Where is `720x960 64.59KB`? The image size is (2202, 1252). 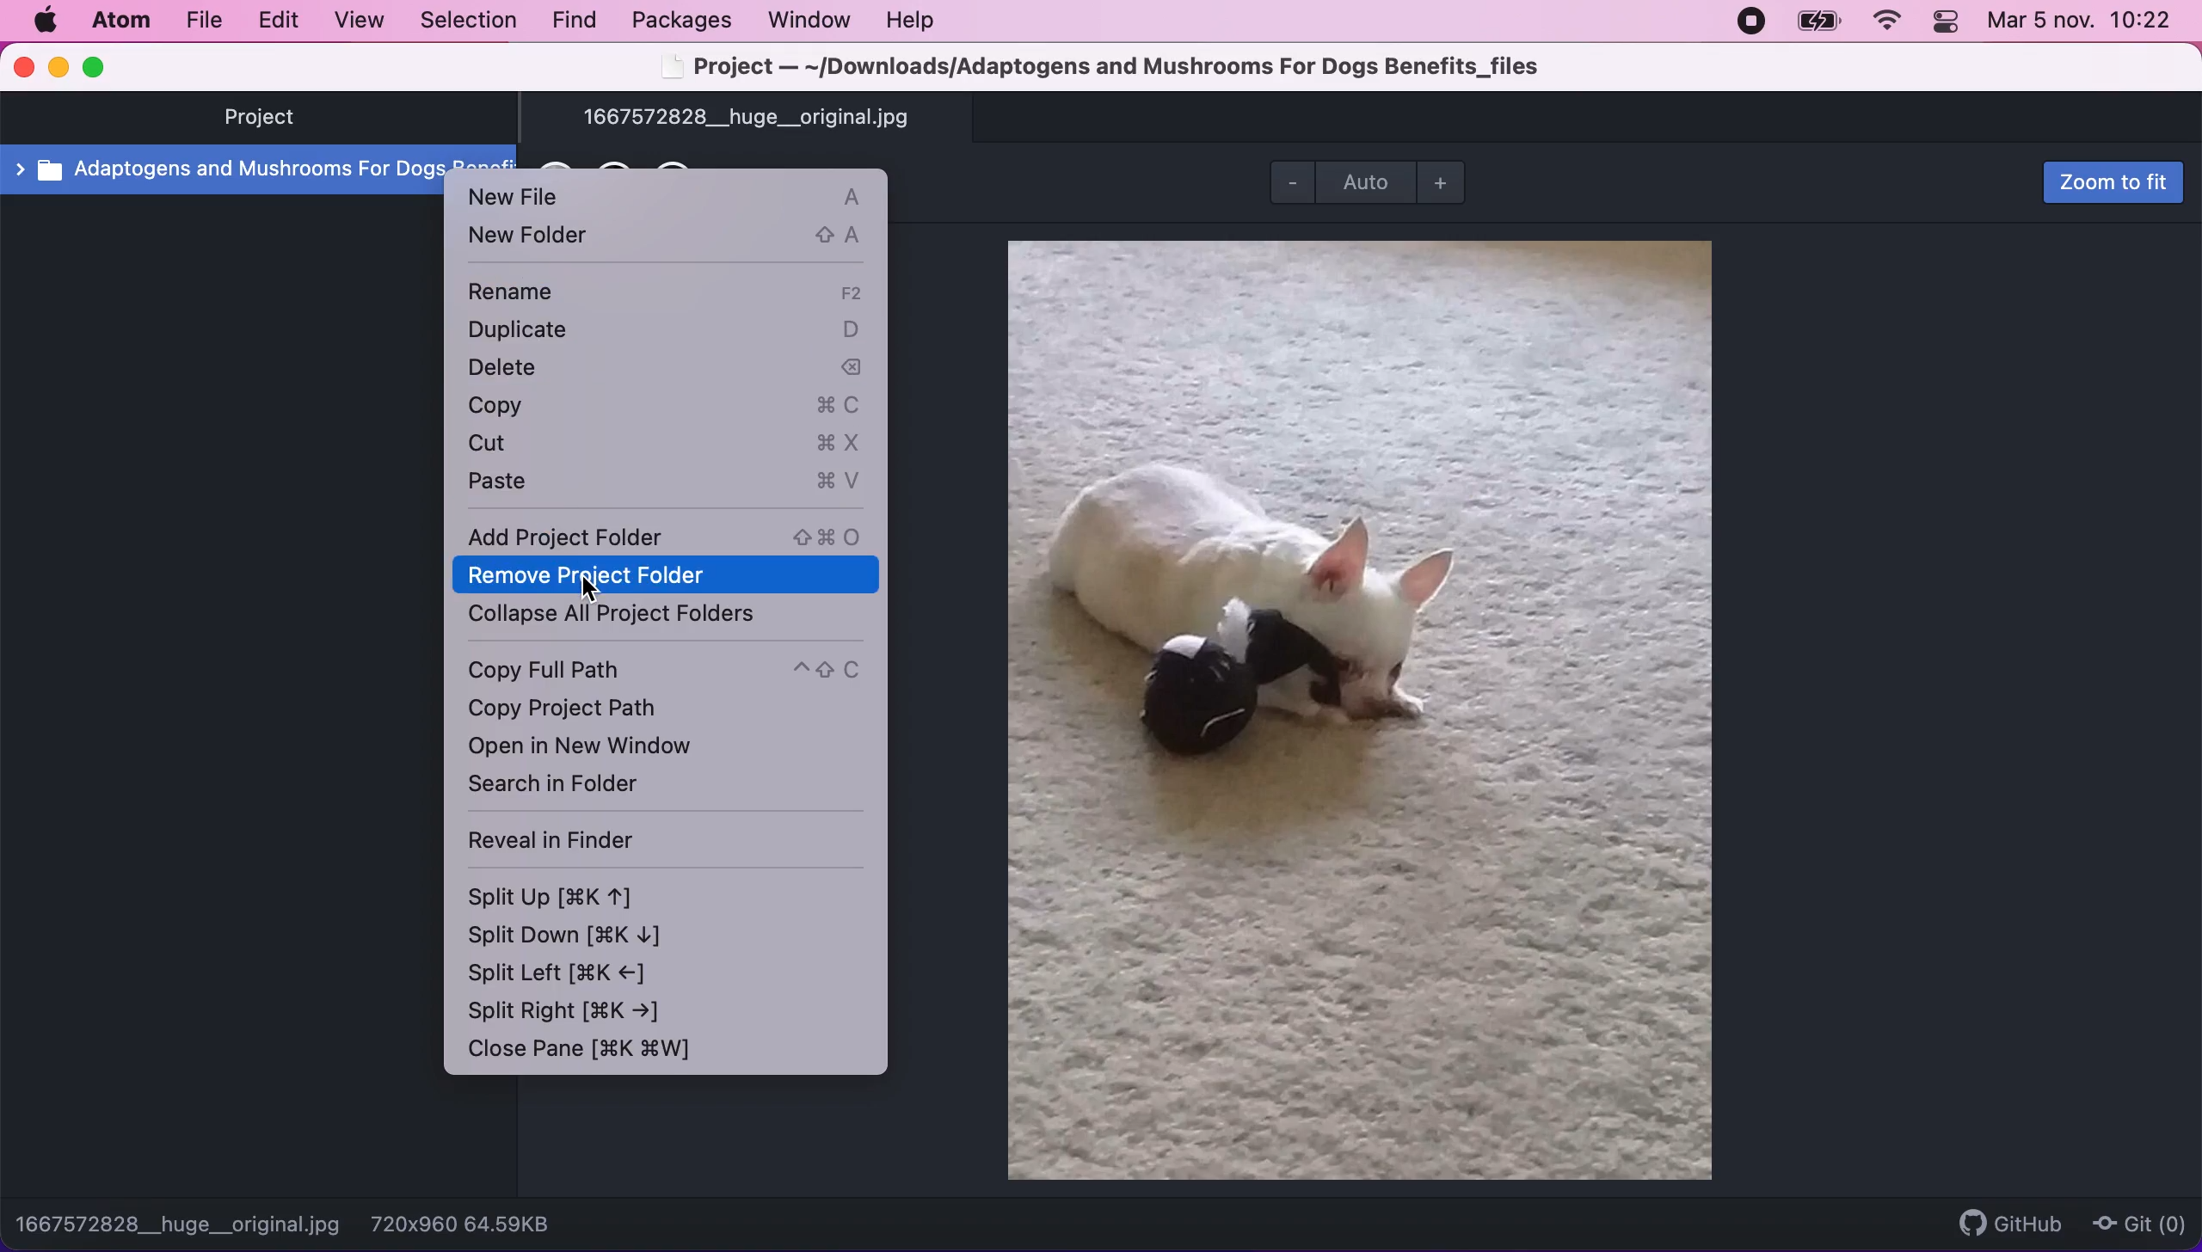
720x960 64.59KB is located at coordinates (473, 1224).